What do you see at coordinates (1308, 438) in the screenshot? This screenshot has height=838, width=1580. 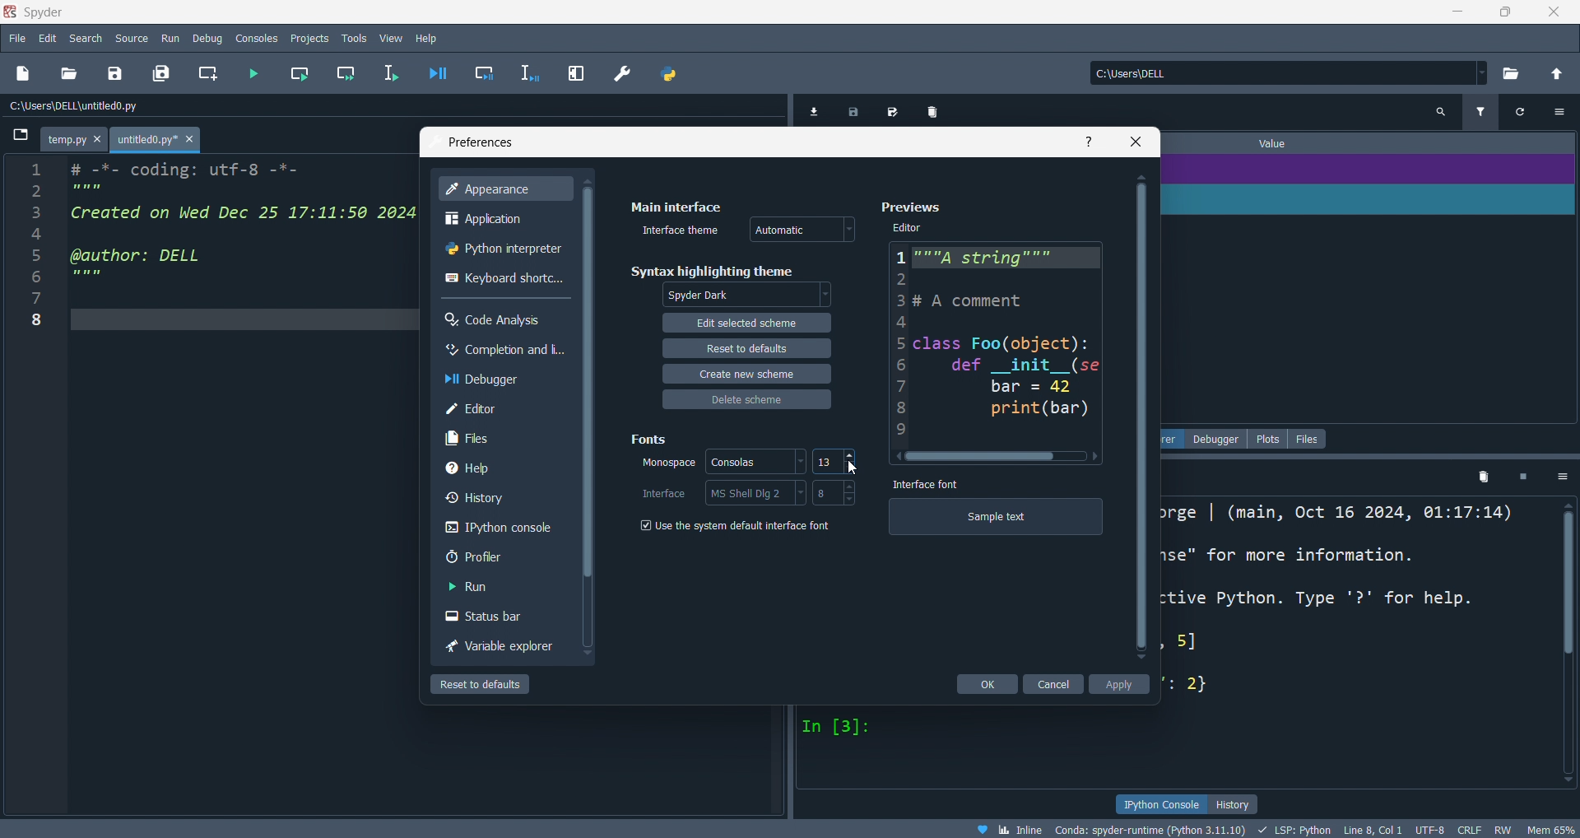 I see `files` at bounding box center [1308, 438].